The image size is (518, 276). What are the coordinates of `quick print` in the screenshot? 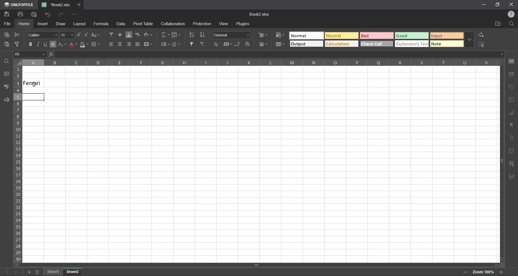 It's located at (33, 14).